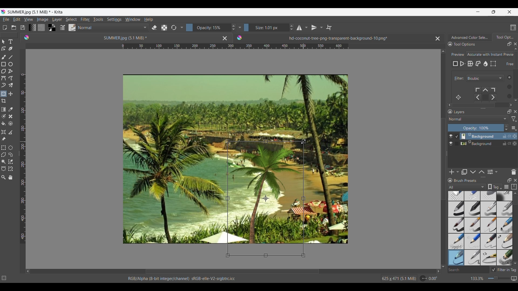  I want to click on SUMMERjpg (5.1 MiB)*, so click(117, 37).